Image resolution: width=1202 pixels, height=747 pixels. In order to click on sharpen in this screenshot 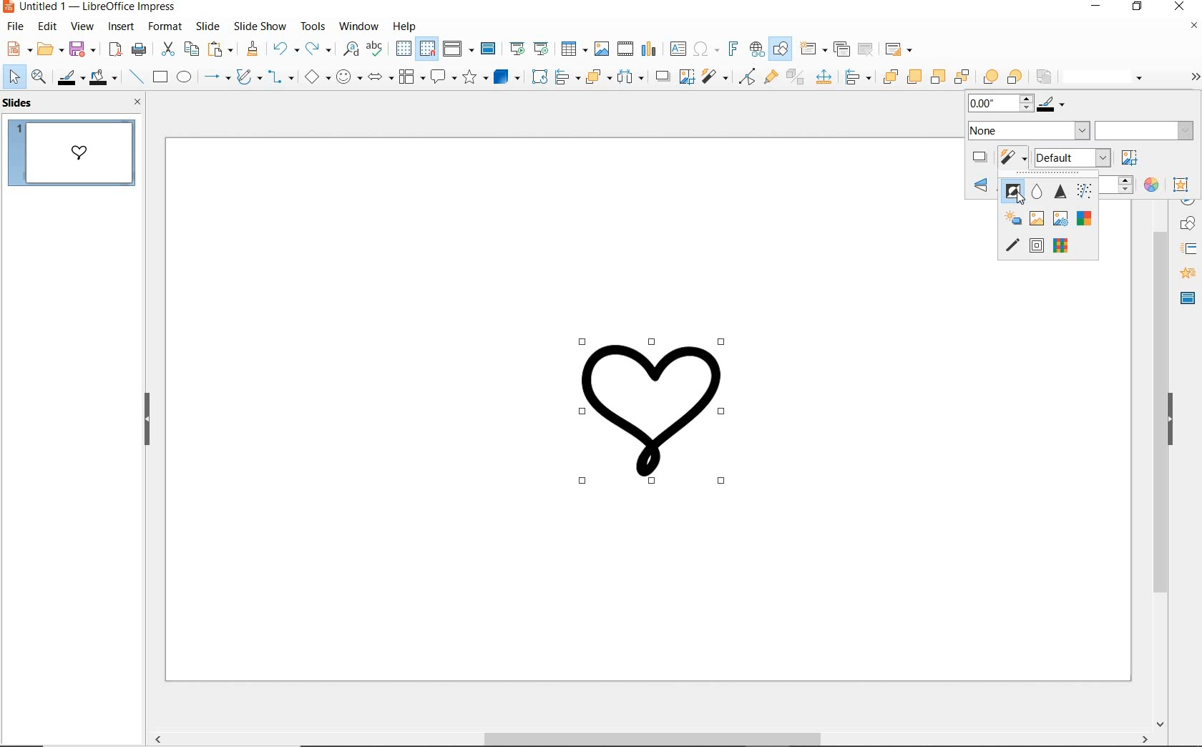, I will do `click(1058, 192)`.